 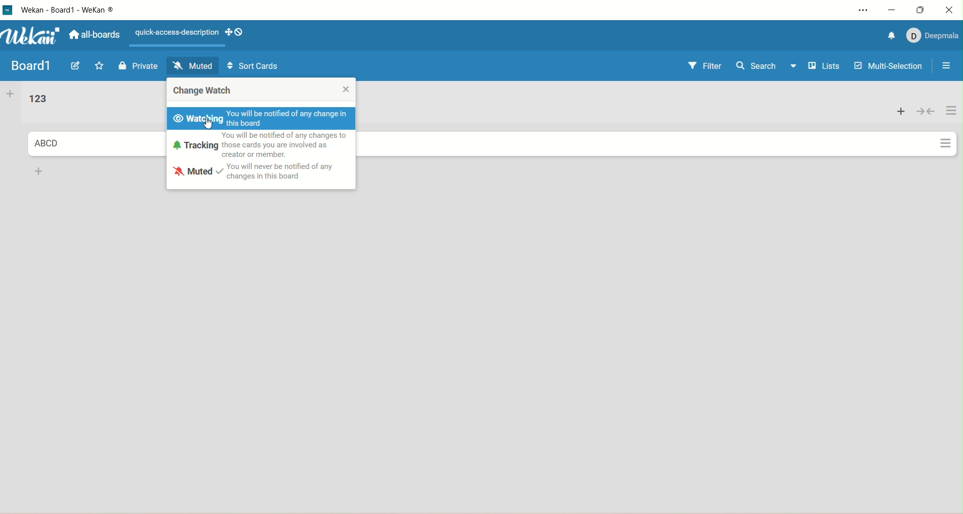 I want to click on selected watching, so click(x=199, y=119).